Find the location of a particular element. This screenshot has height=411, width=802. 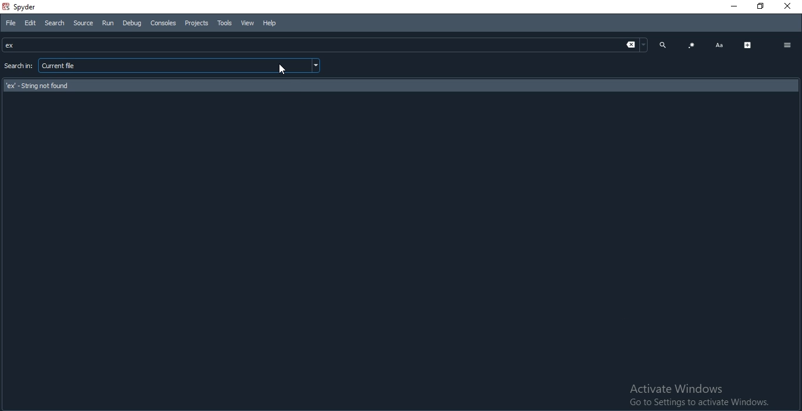

Edit is located at coordinates (31, 23).